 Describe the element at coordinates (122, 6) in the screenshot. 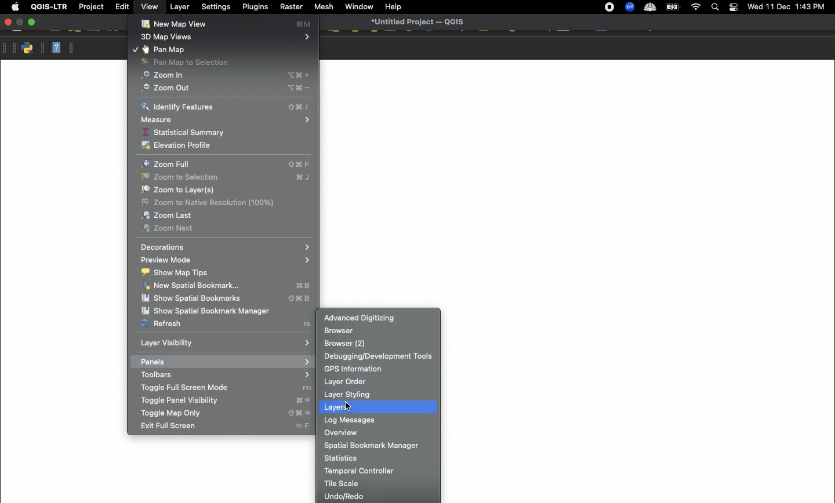

I see `Edit` at that location.